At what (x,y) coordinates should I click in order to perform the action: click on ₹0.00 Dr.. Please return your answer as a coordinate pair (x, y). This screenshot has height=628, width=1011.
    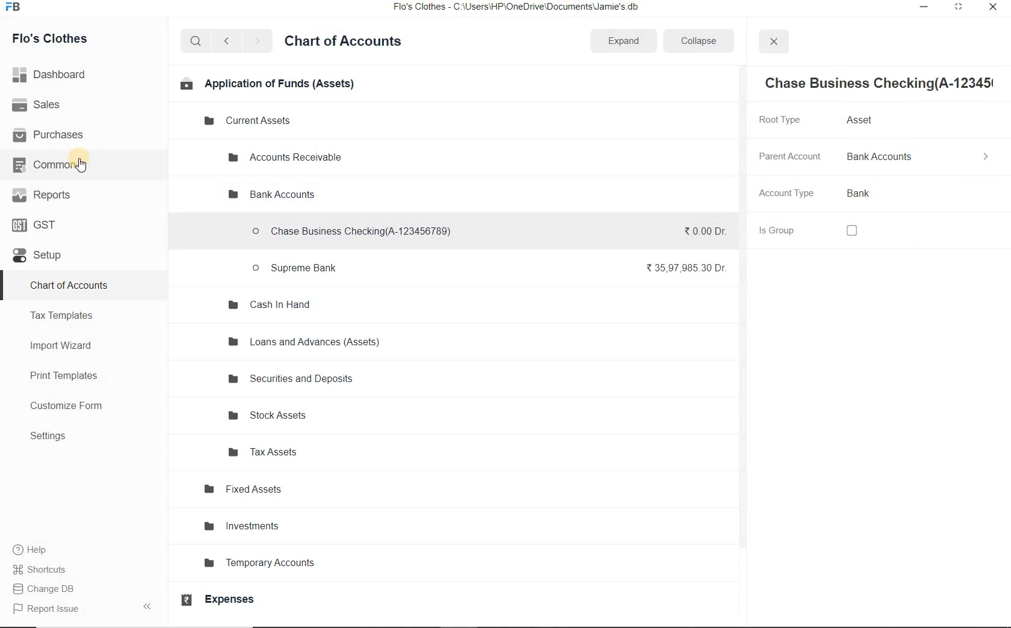
    Looking at the image, I should click on (708, 232).